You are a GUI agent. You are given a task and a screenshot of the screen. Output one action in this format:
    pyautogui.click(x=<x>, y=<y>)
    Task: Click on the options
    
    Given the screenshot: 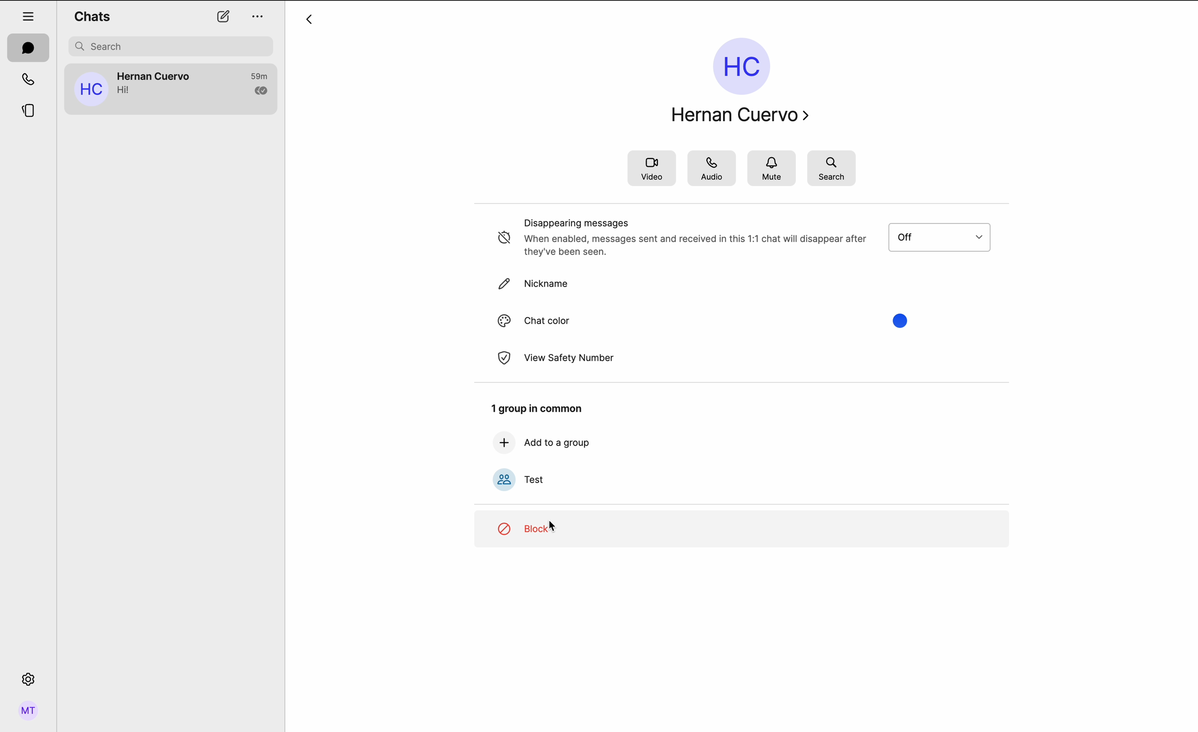 What is the action you would take?
    pyautogui.click(x=257, y=18)
    